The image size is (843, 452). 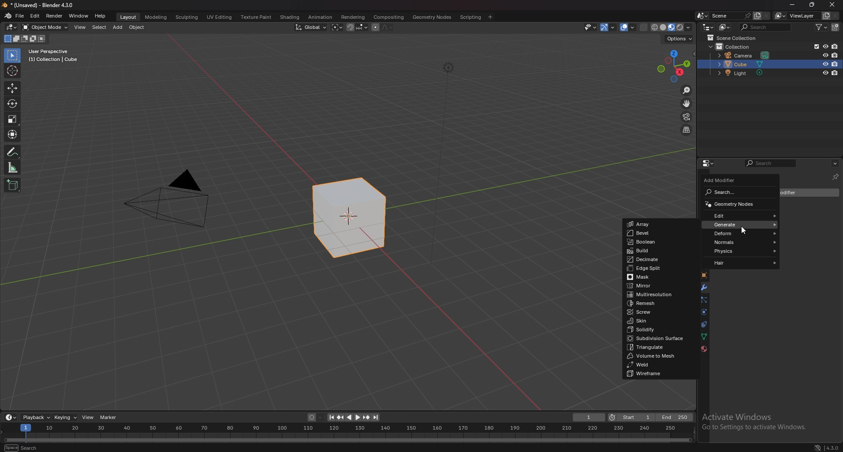 What do you see at coordinates (708, 27) in the screenshot?
I see `editor type` at bounding box center [708, 27].